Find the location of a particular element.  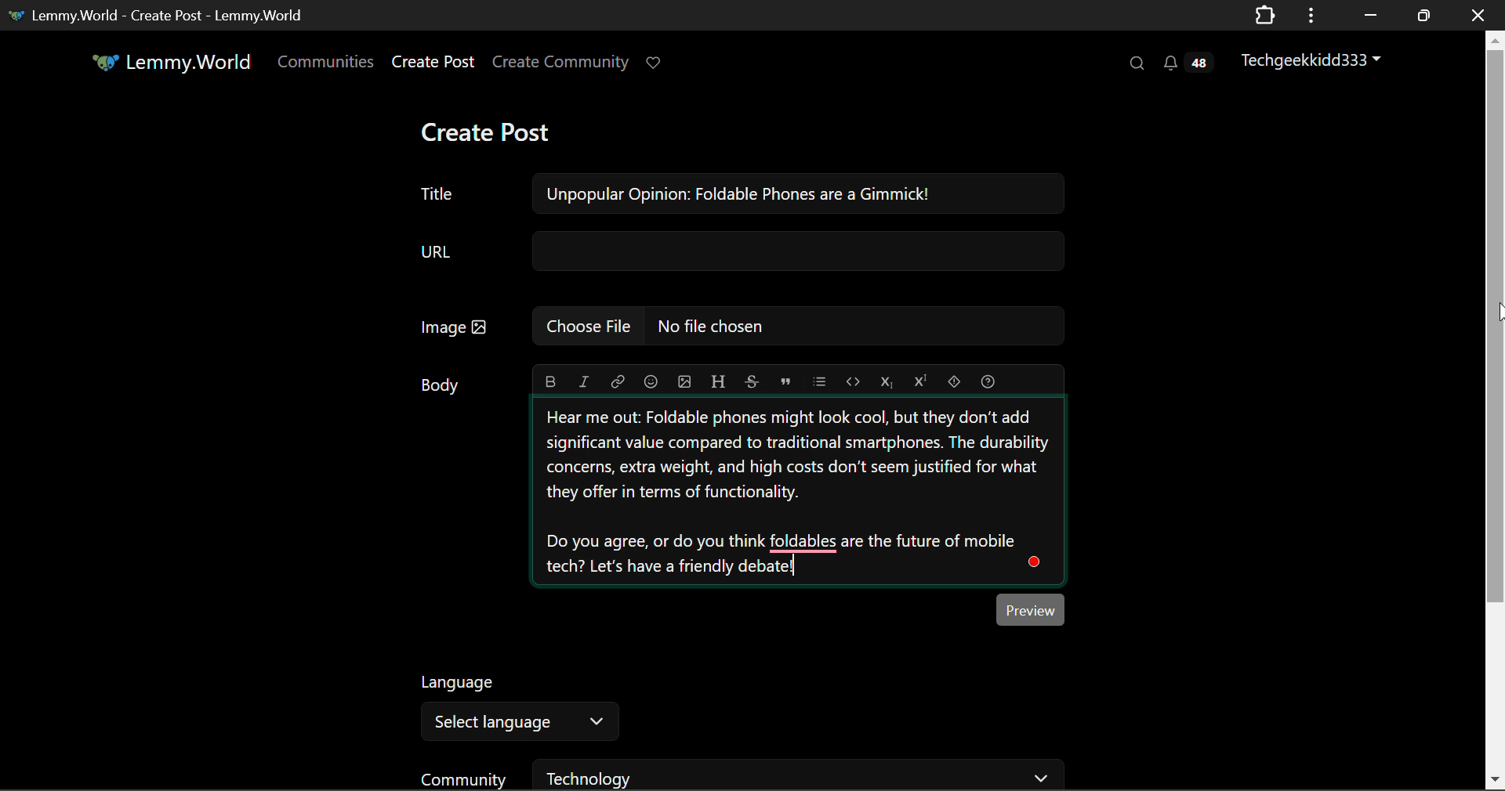

bold is located at coordinates (552, 378).